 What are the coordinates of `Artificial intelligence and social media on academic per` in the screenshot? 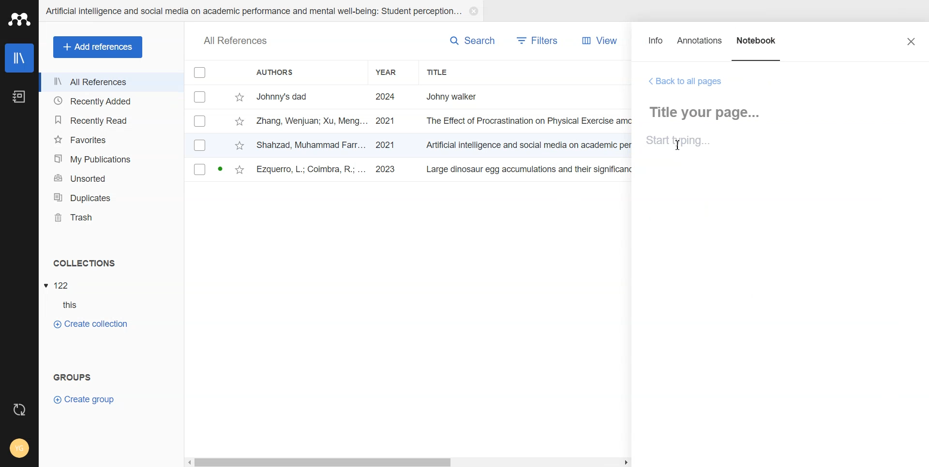 It's located at (530, 144).